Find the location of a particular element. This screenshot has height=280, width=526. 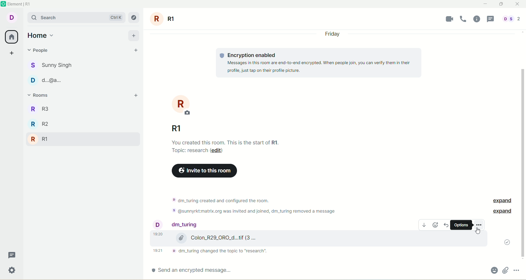

options is located at coordinates (462, 224).